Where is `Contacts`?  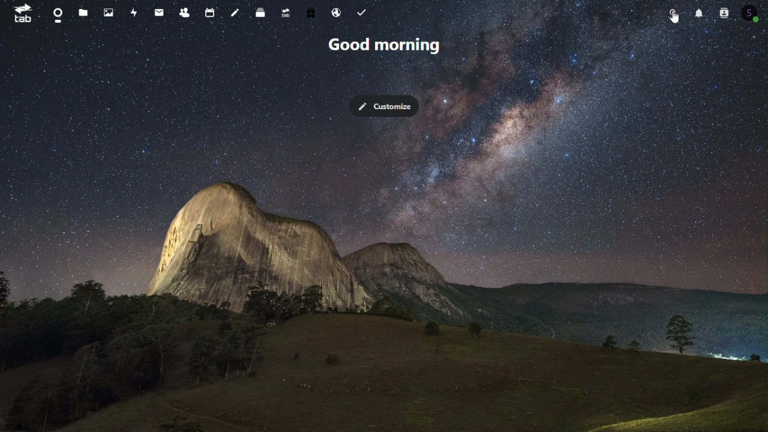
Contacts is located at coordinates (722, 12).